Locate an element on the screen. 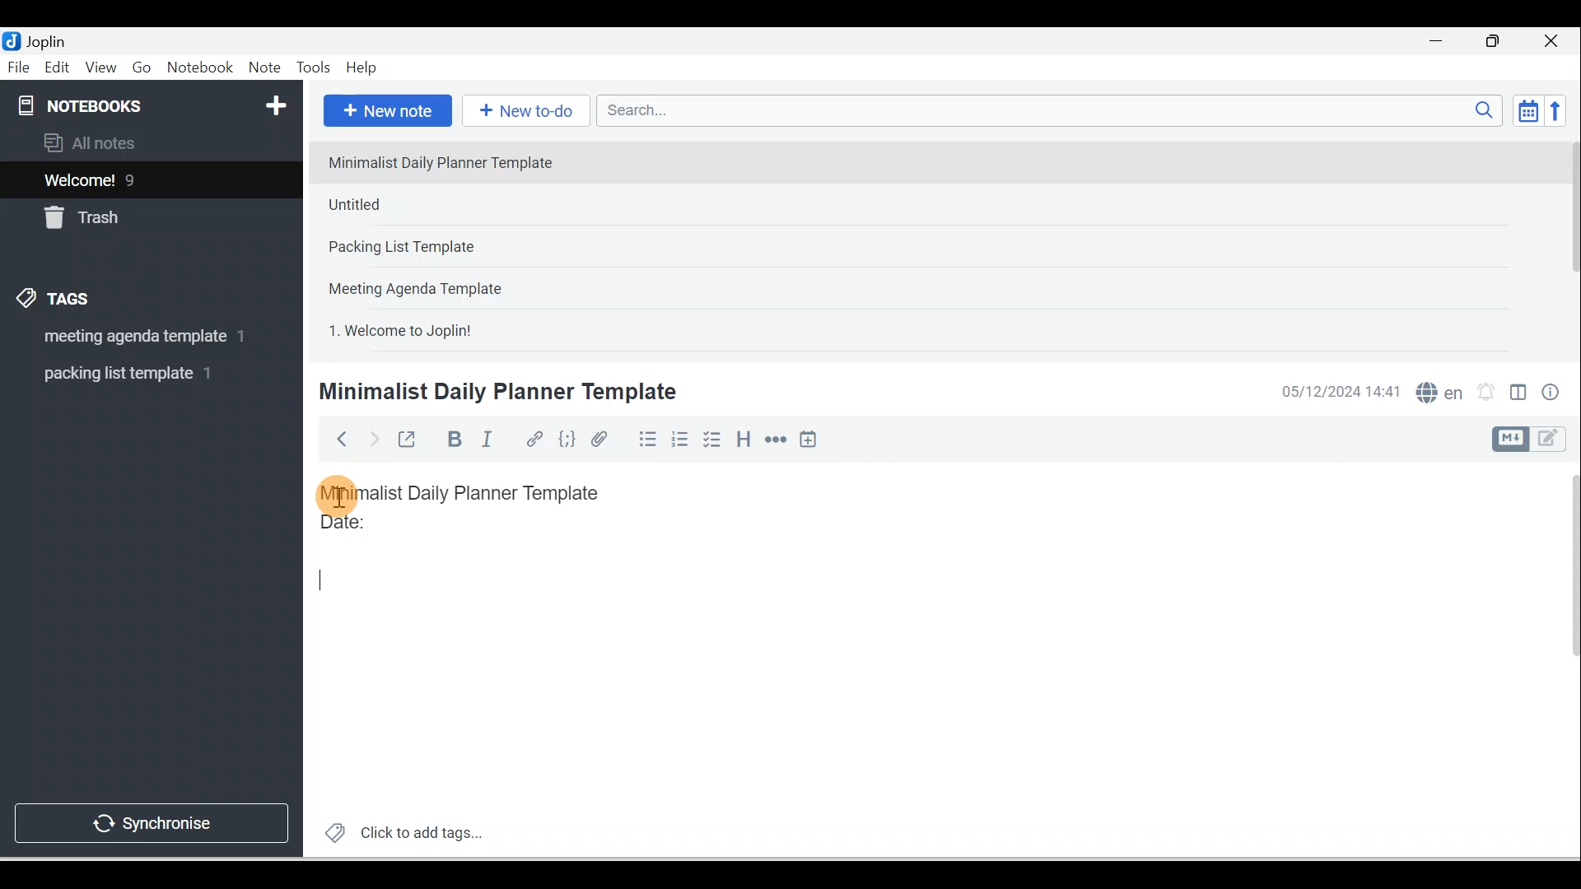 The image size is (1581, 889). Numbered list is located at coordinates (680, 439).